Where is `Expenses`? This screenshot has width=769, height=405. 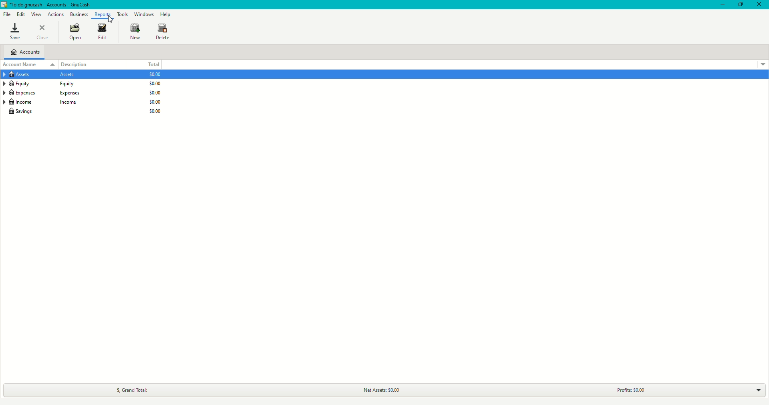
Expenses is located at coordinates (46, 93).